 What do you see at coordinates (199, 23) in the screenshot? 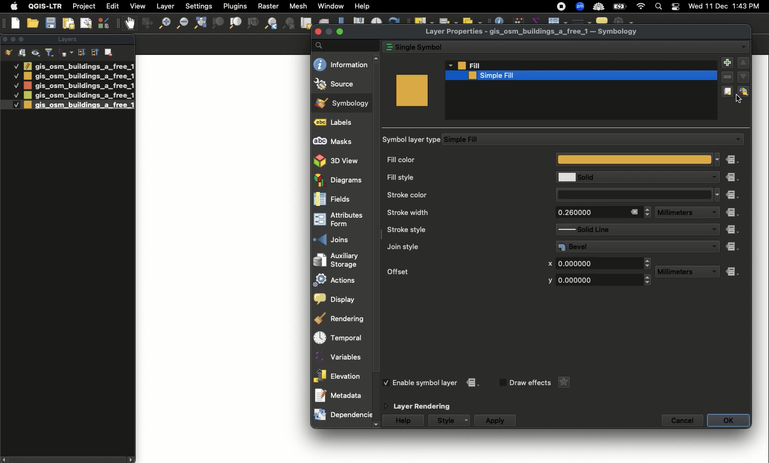
I see `Zoom full` at bounding box center [199, 23].